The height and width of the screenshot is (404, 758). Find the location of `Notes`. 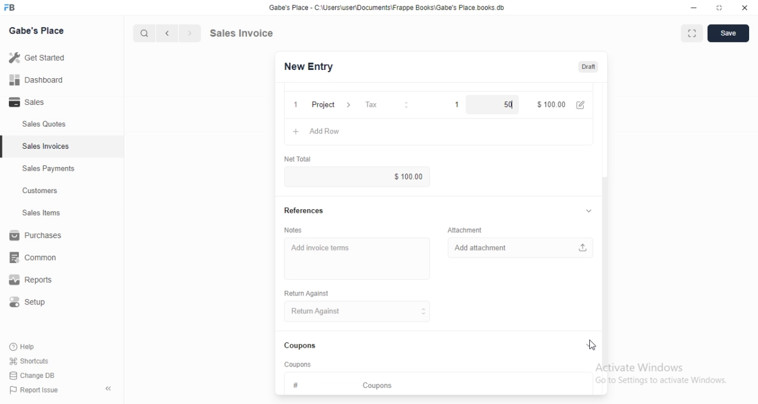

Notes is located at coordinates (297, 230).